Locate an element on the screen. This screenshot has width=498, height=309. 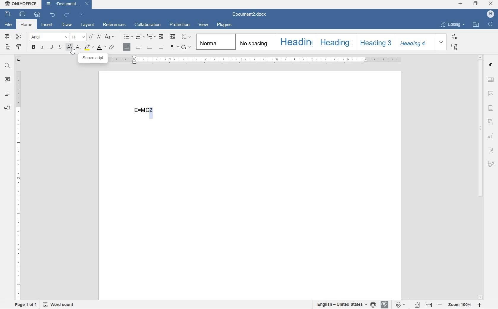
print is located at coordinates (23, 15).